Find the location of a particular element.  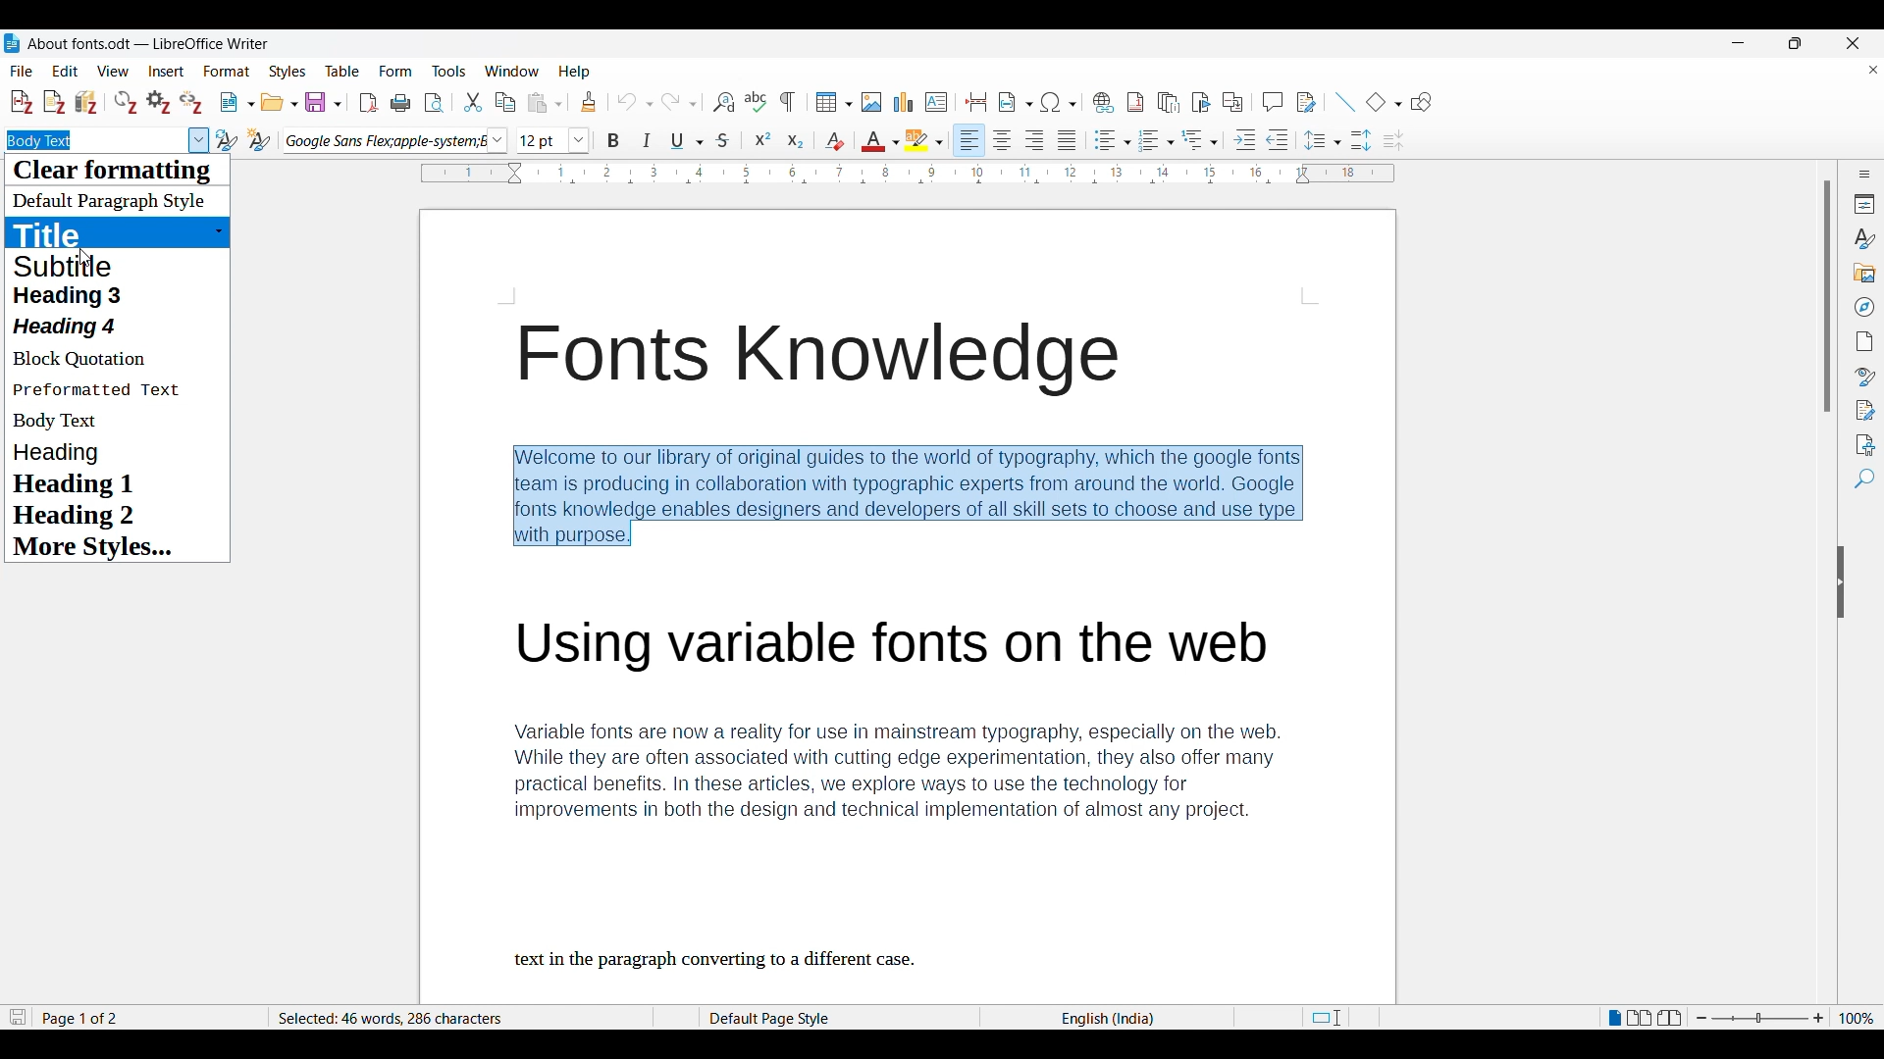

Insert field is located at coordinates (1016, 102).